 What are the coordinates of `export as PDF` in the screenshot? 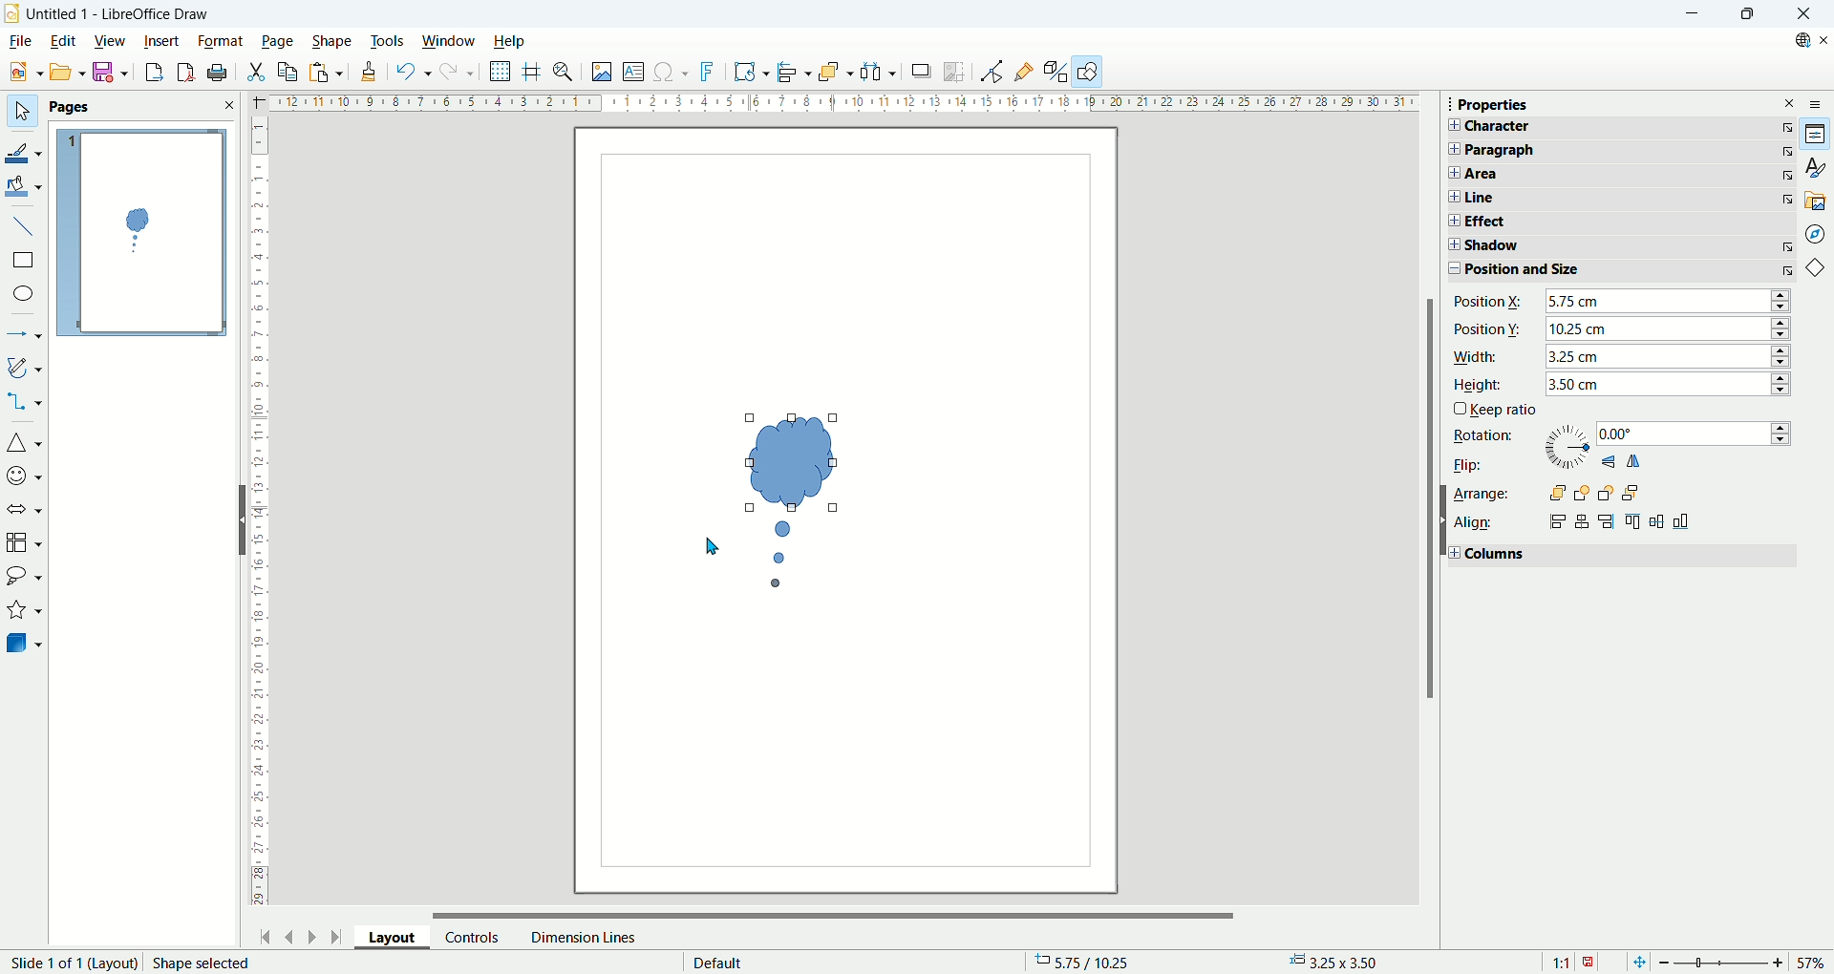 It's located at (183, 73).